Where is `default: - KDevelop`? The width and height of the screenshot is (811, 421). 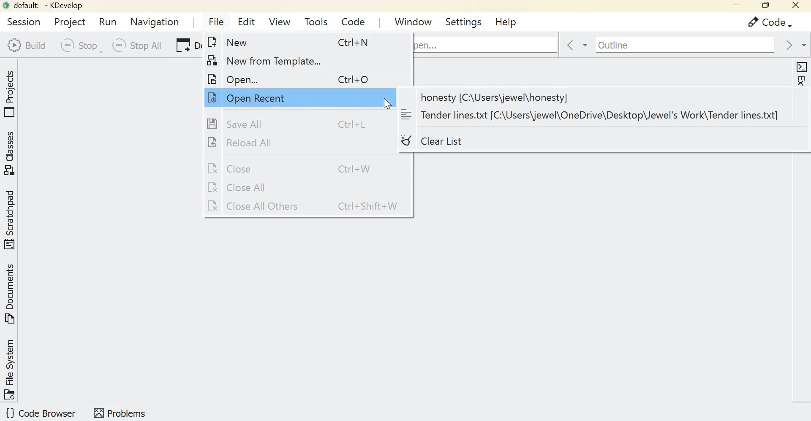
default: - KDevelop is located at coordinates (46, 5).